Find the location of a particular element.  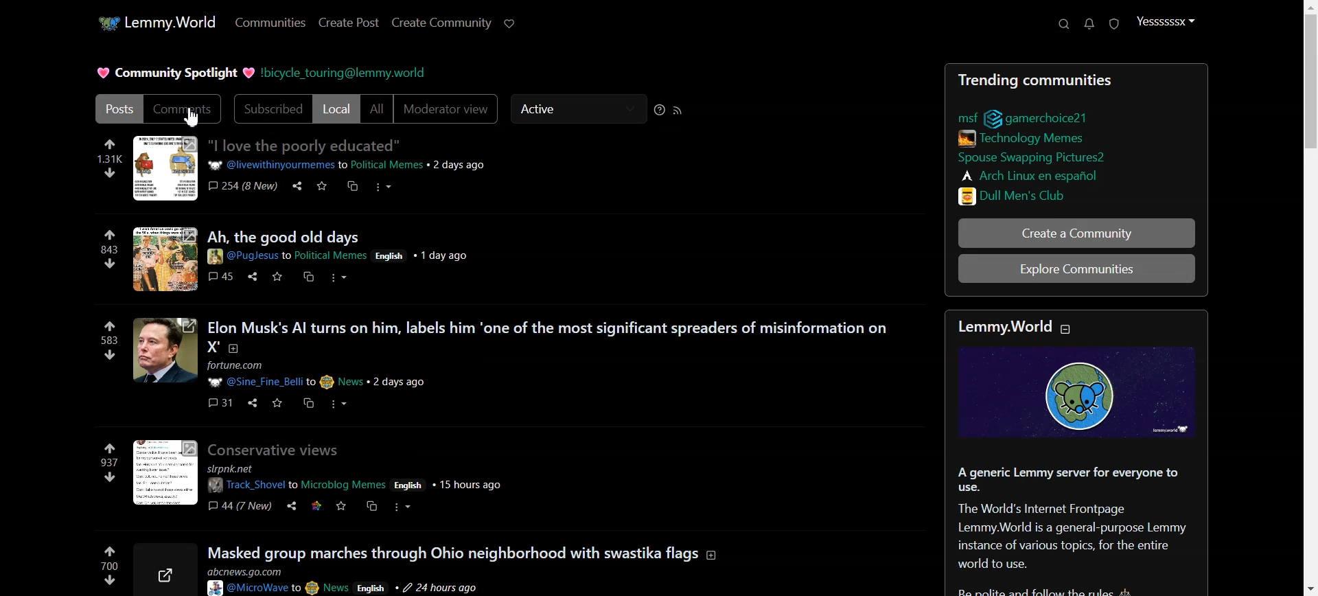

 is located at coordinates (296, 185).